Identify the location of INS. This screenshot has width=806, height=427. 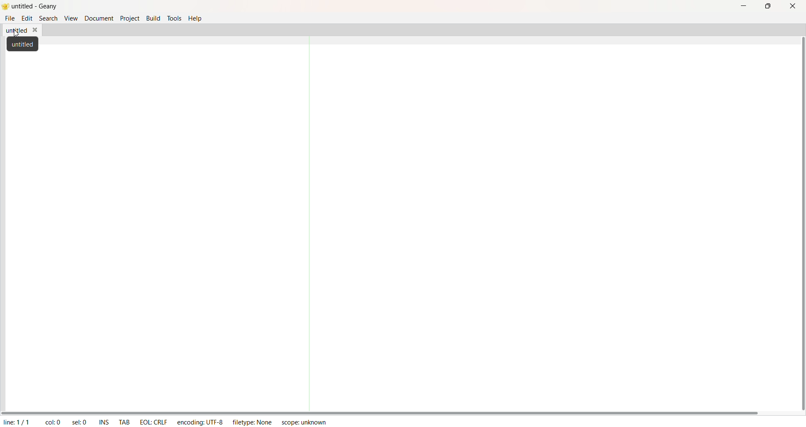
(103, 422).